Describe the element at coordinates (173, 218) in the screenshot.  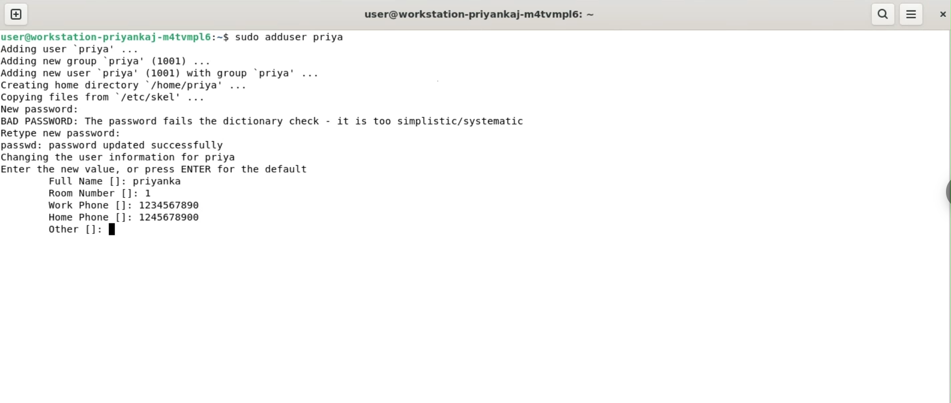
I see `1245678900` at that location.